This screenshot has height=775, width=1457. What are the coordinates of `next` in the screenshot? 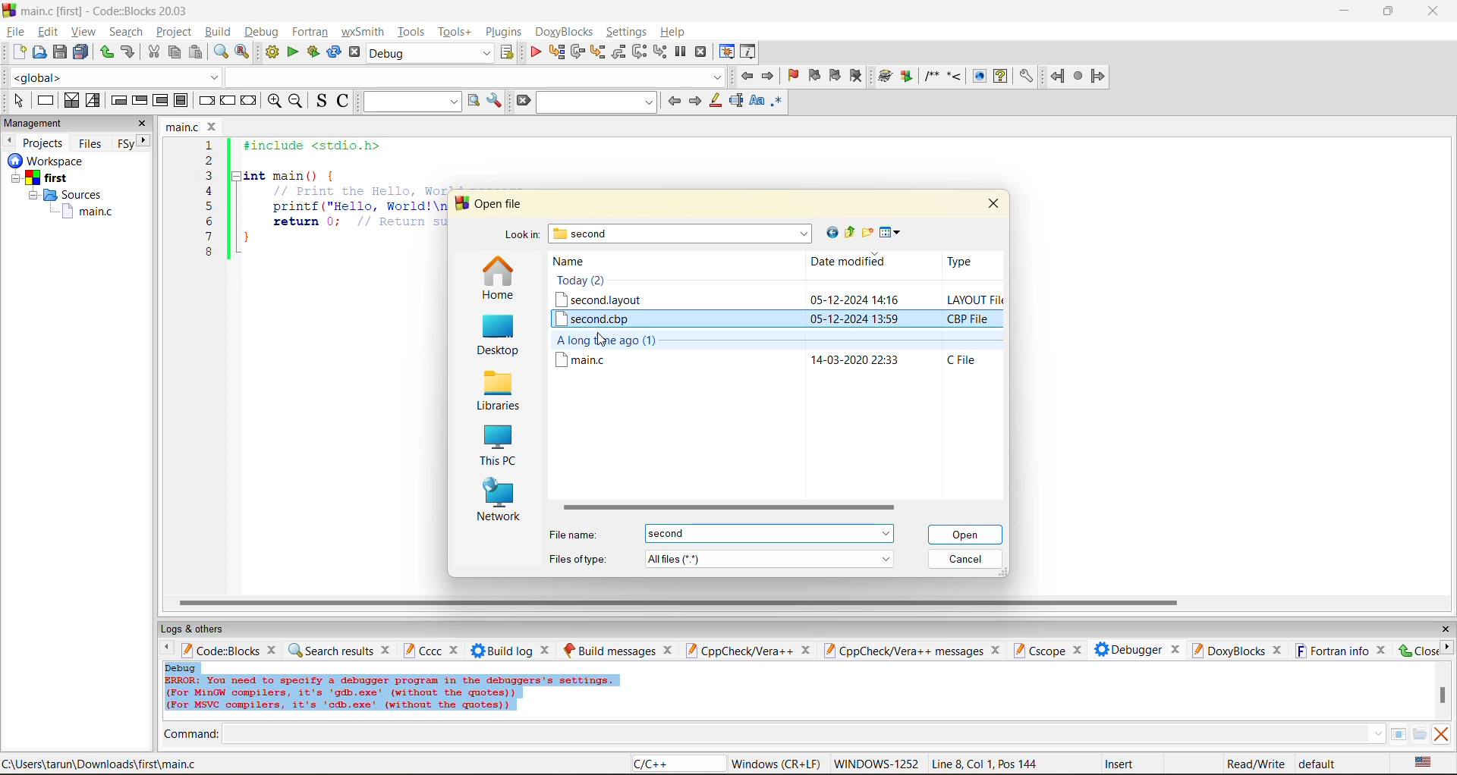 It's located at (144, 140).